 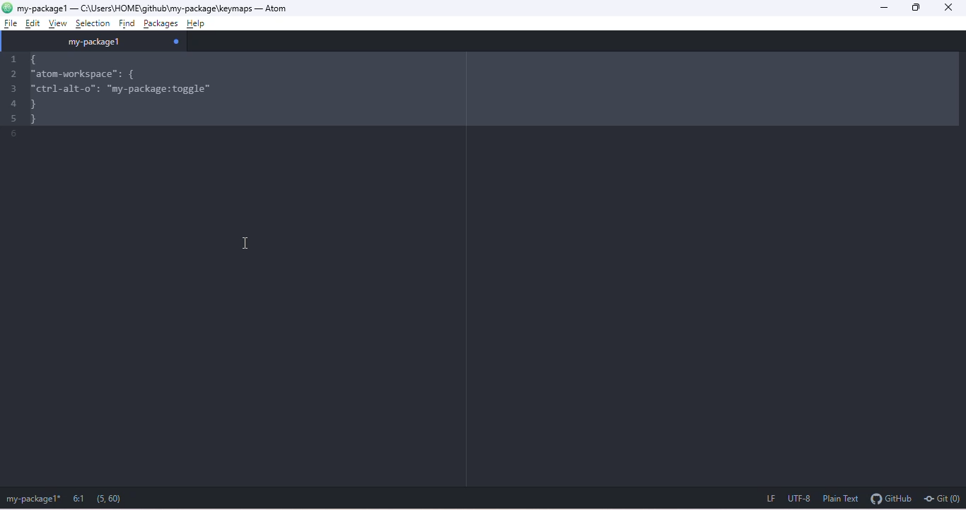 What do you see at coordinates (62, 23) in the screenshot?
I see `view` at bounding box center [62, 23].